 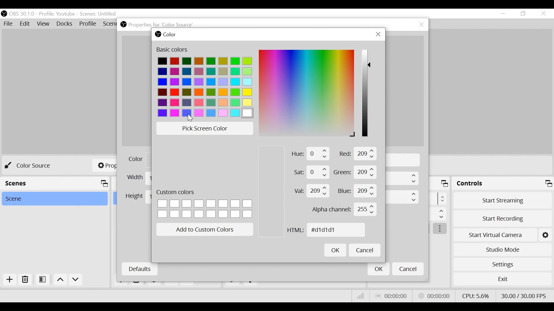 I want to click on HTML, so click(x=326, y=230).